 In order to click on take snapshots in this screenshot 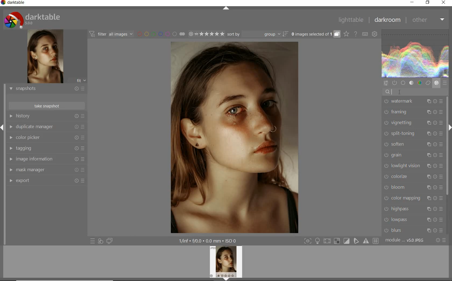, I will do `click(47, 106)`.